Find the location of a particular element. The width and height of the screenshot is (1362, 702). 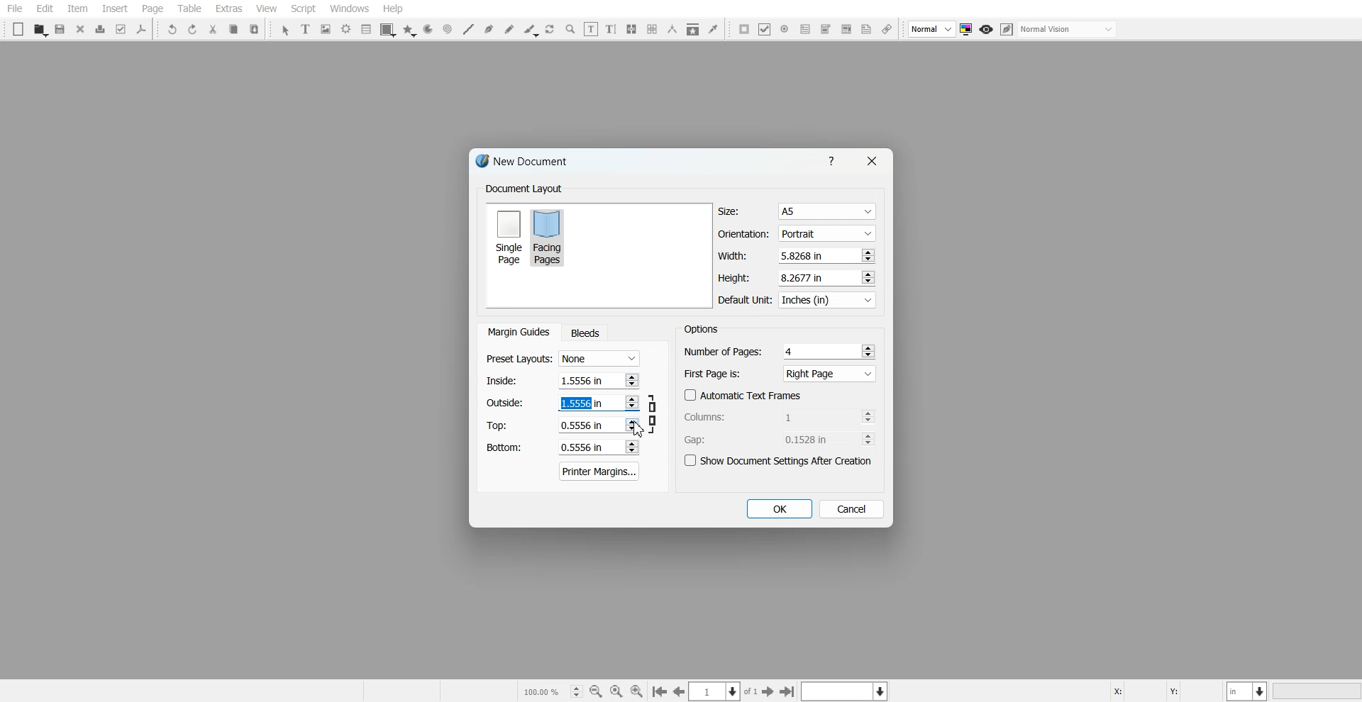

5.8268 in is located at coordinates (804, 255).